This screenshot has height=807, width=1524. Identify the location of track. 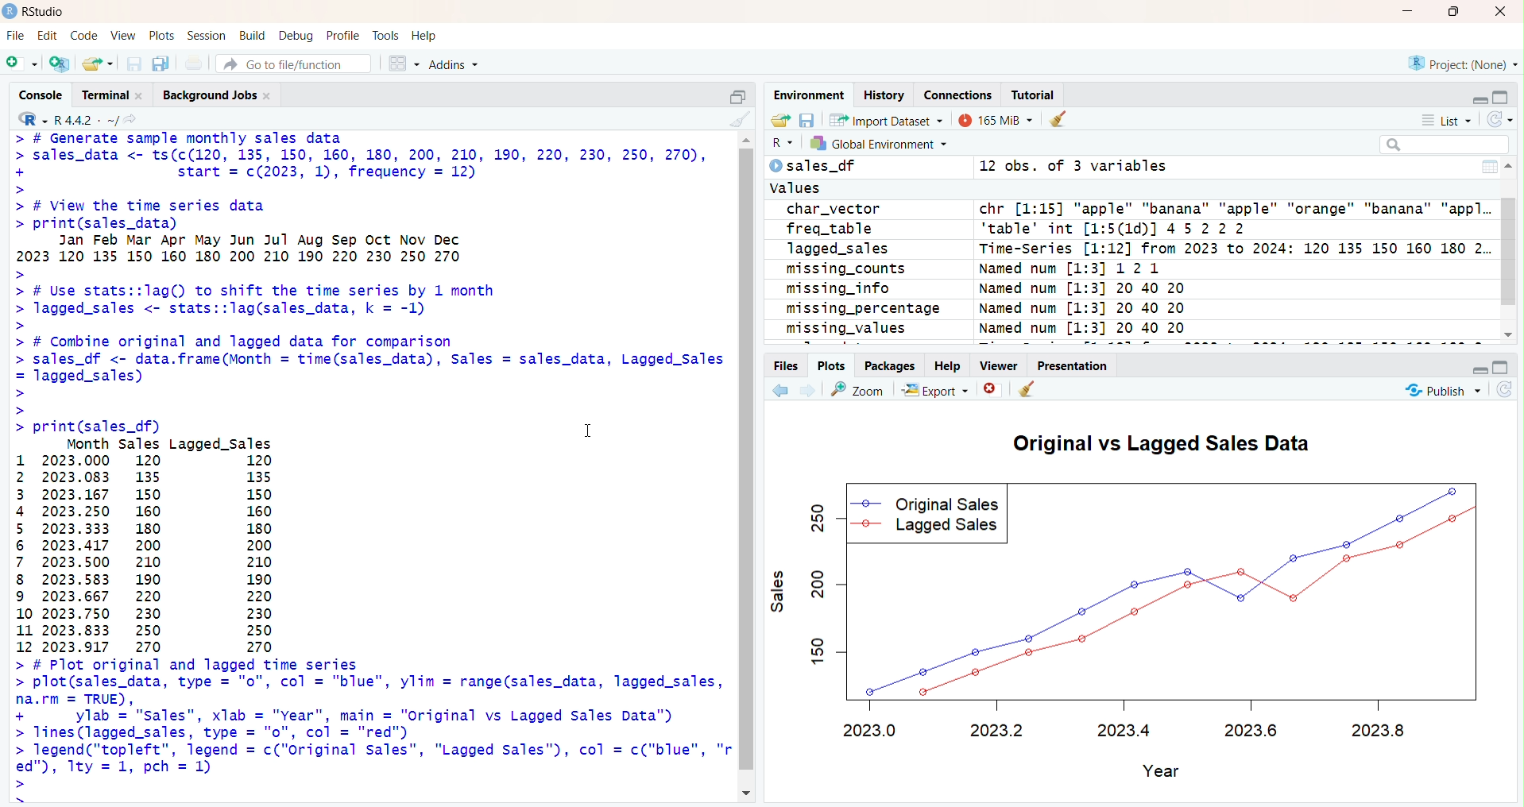
(387, 34).